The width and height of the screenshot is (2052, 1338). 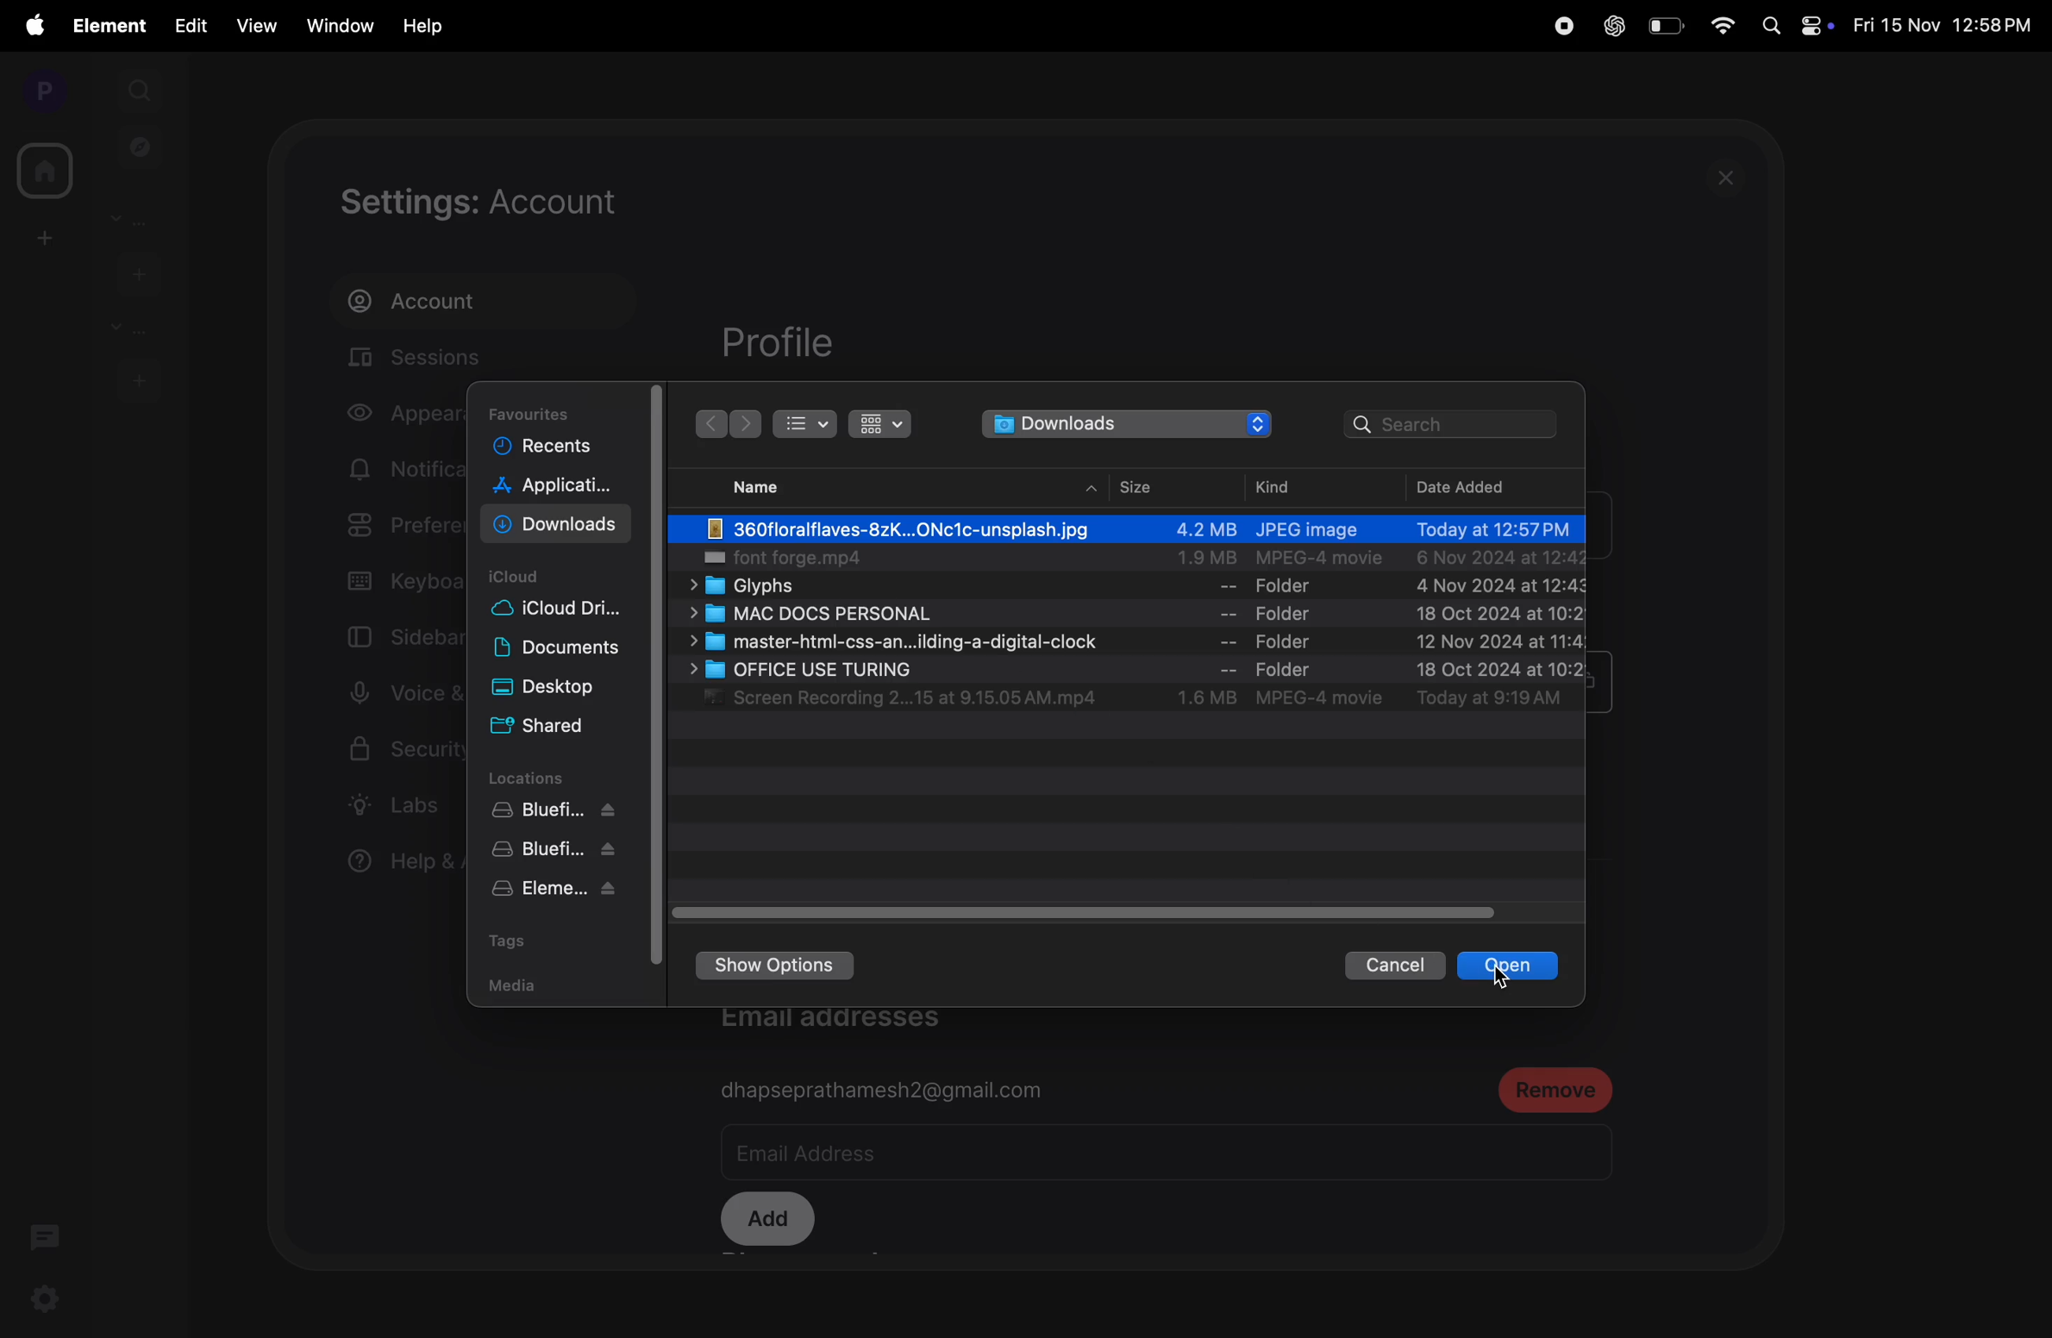 I want to click on wifi, so click(x=1724, y=27).